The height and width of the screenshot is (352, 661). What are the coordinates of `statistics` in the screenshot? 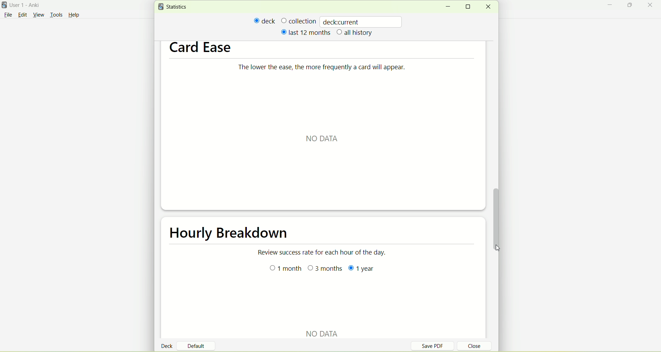 It's located at (174, 7).